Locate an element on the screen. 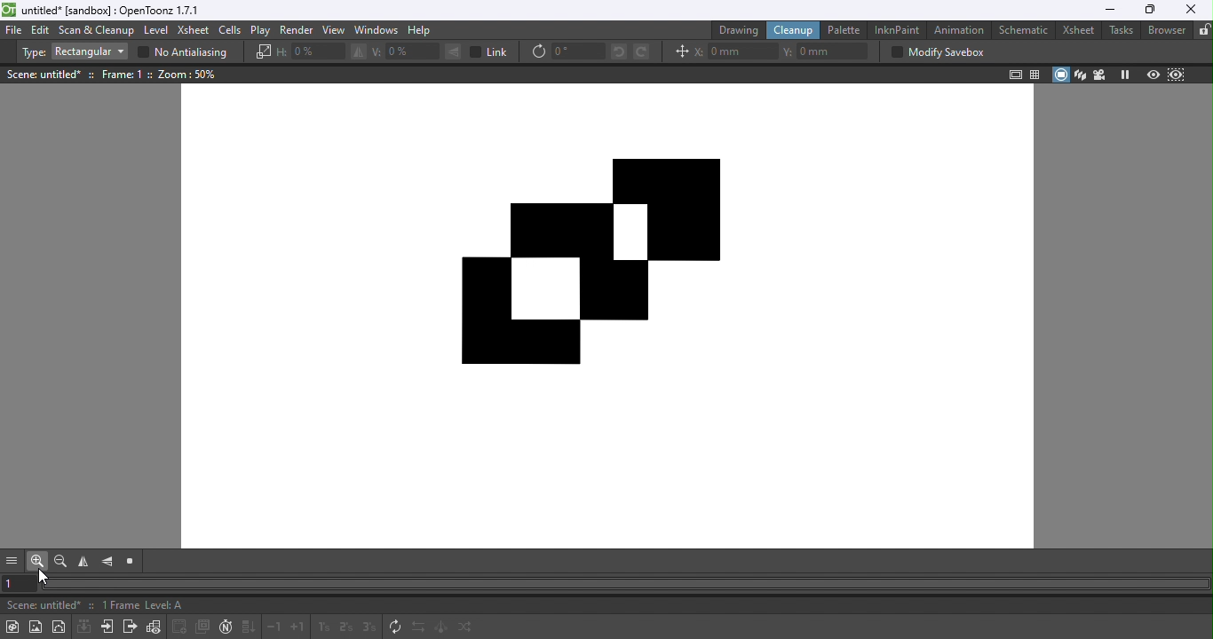 This screenshot has width=1213, height=639. Y-axis is located at coordinates (827, 50).